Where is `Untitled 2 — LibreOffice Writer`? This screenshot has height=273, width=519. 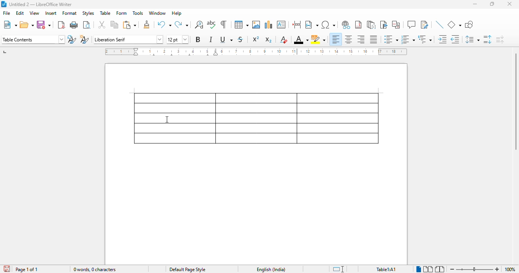 Untitled 2 — LibreOffice Writer is located at coordinates (48, 4).